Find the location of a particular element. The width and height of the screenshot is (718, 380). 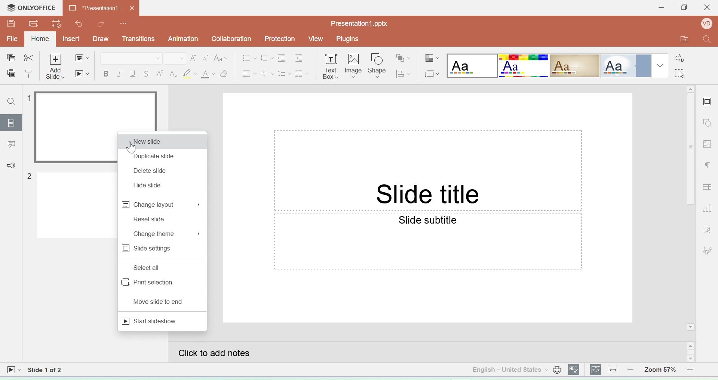

Change slide layout is located at coordinates (82, 59).